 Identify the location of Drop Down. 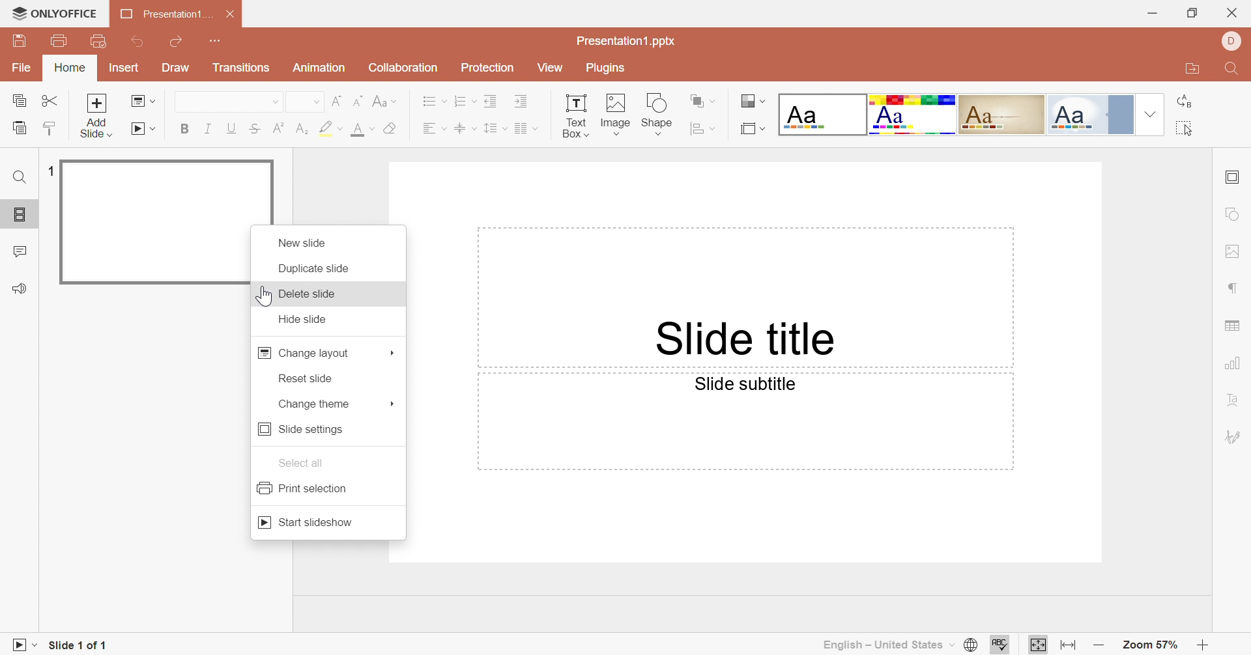
(762, 100).